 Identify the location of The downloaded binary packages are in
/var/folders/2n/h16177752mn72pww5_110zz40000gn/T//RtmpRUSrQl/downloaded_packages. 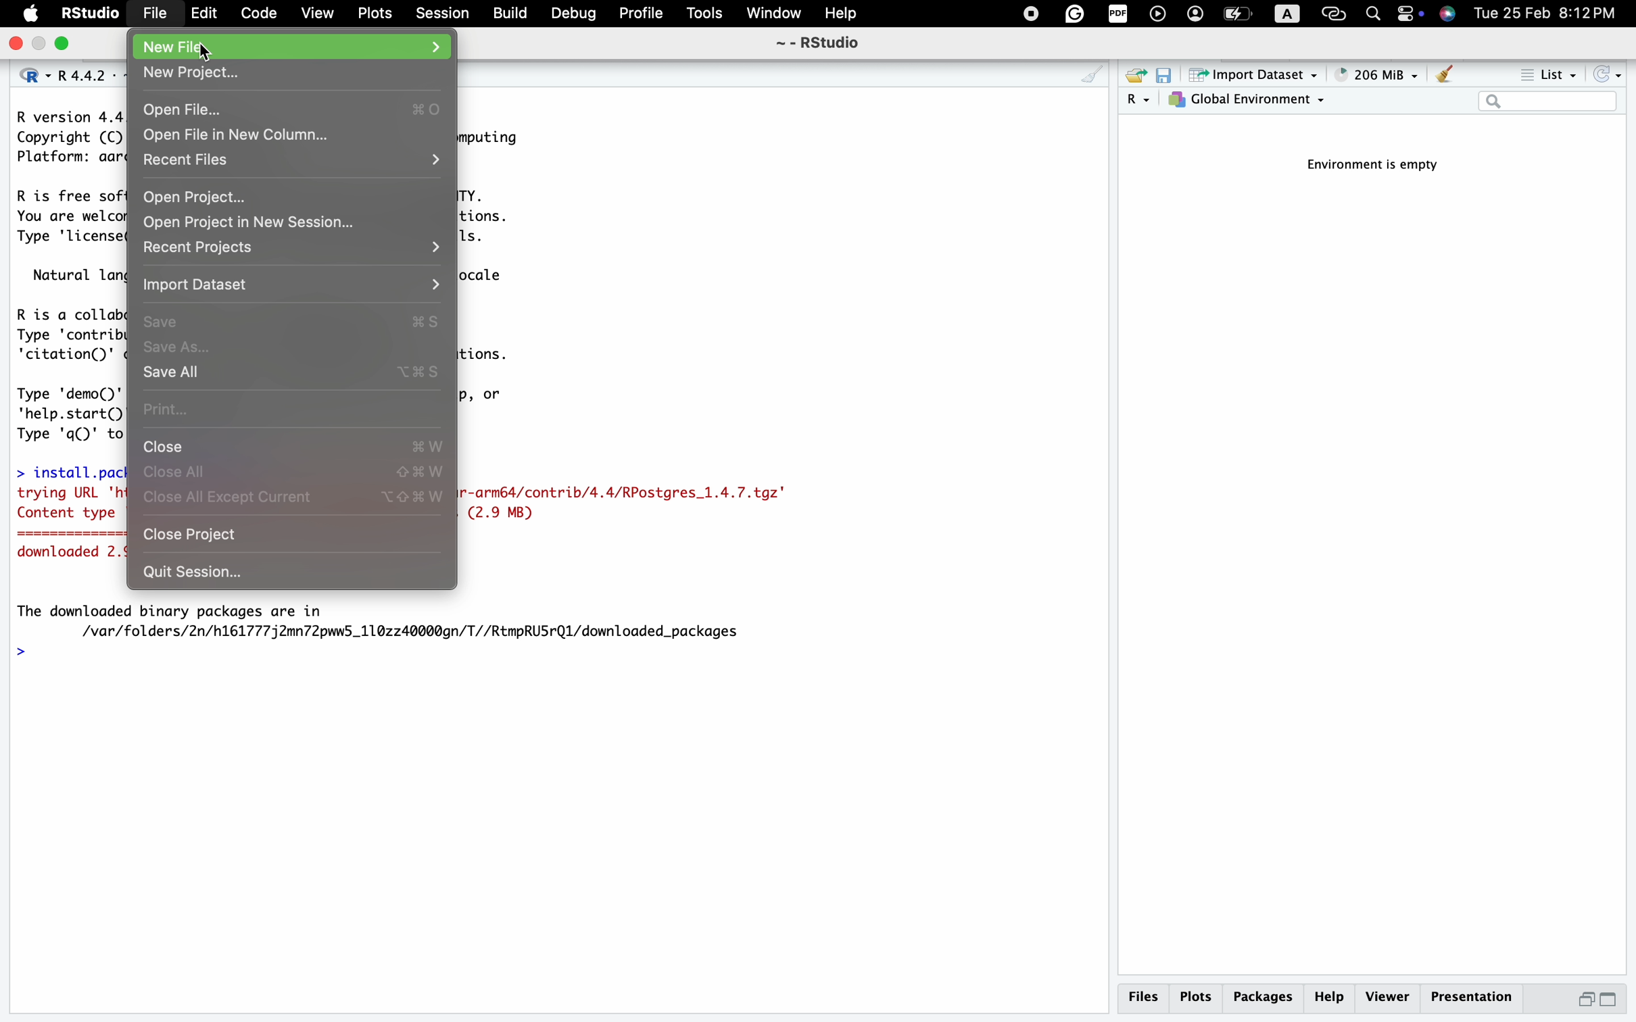
(390, 620).